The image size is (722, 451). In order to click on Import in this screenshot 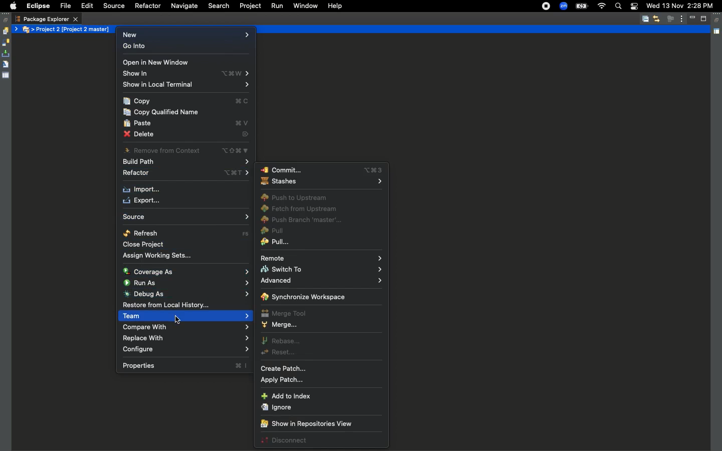, I will do `click(143, 190)`.